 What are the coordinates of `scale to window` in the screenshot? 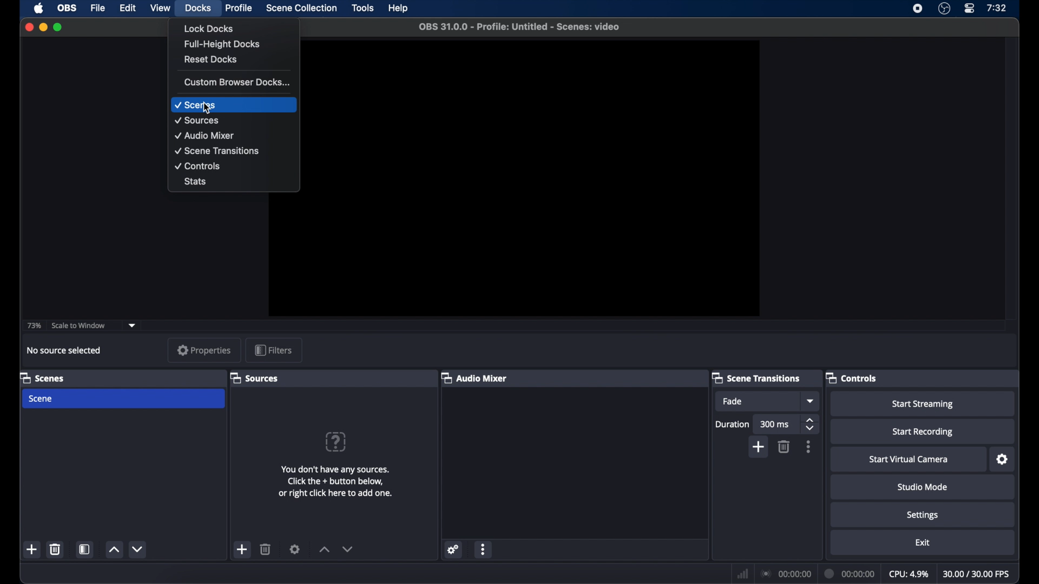 It's located at (78, 325).